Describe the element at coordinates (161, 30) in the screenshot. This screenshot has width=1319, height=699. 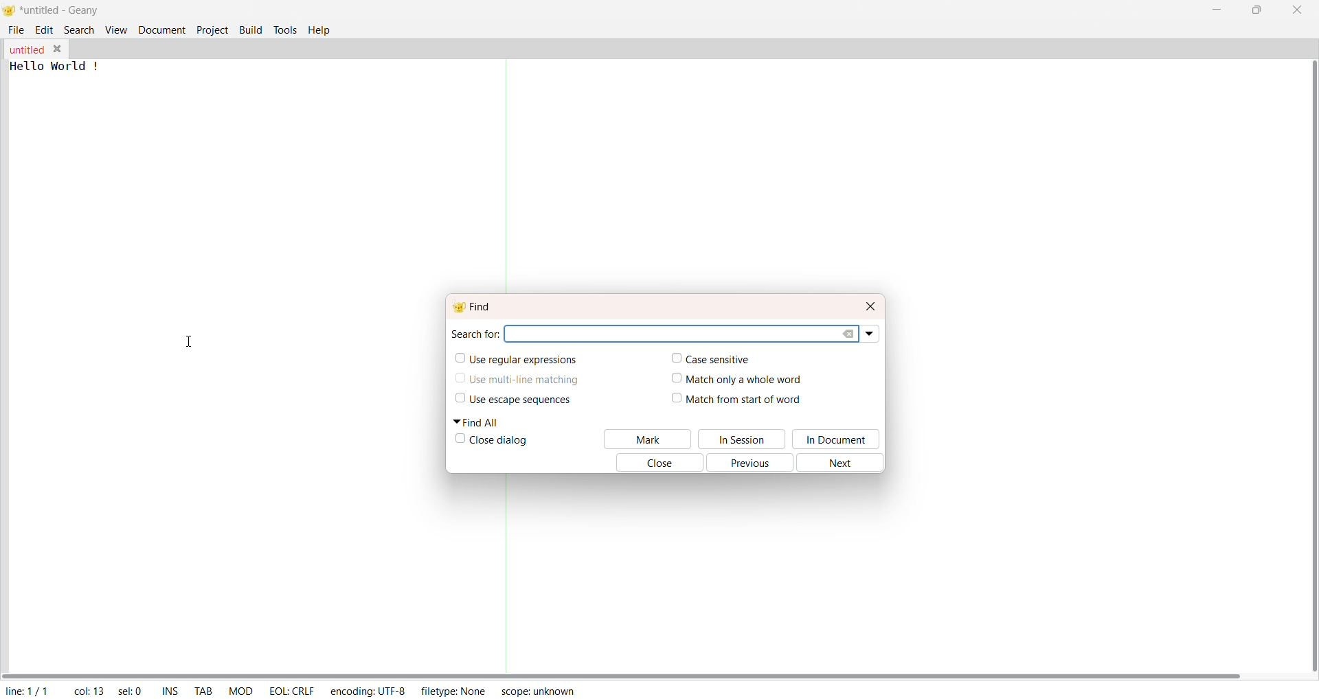
I see `Document` at that location.